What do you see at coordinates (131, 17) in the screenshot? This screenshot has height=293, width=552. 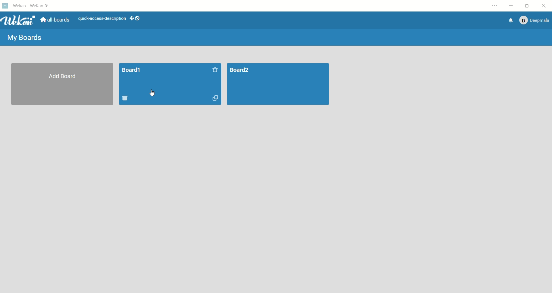 I see `show-desktop-drag-handles` at bounding box center [131, 17].